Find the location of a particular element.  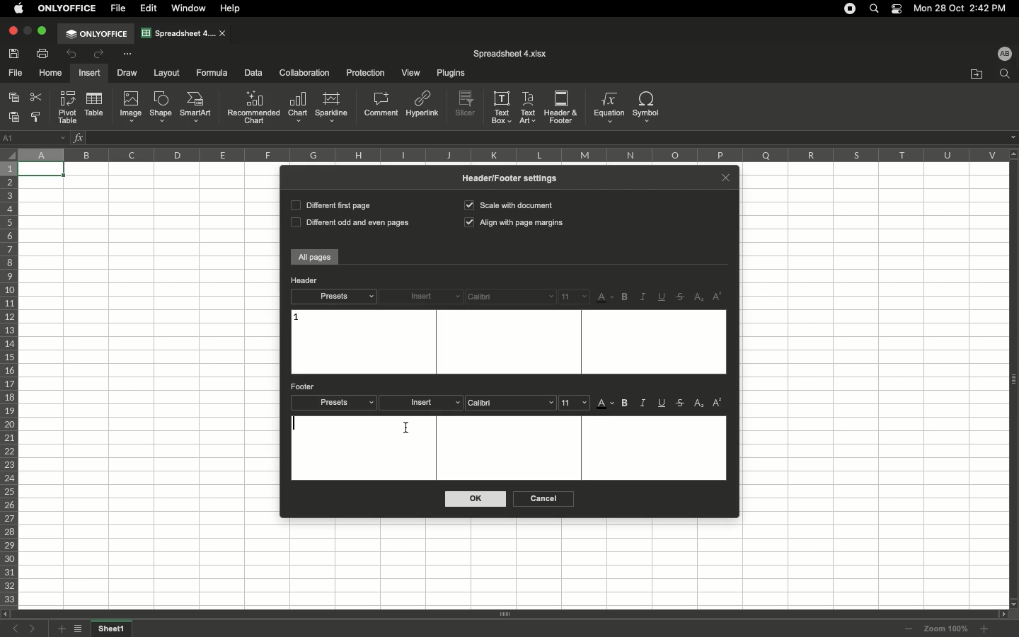

Text art is located at coordinates (529, 106).